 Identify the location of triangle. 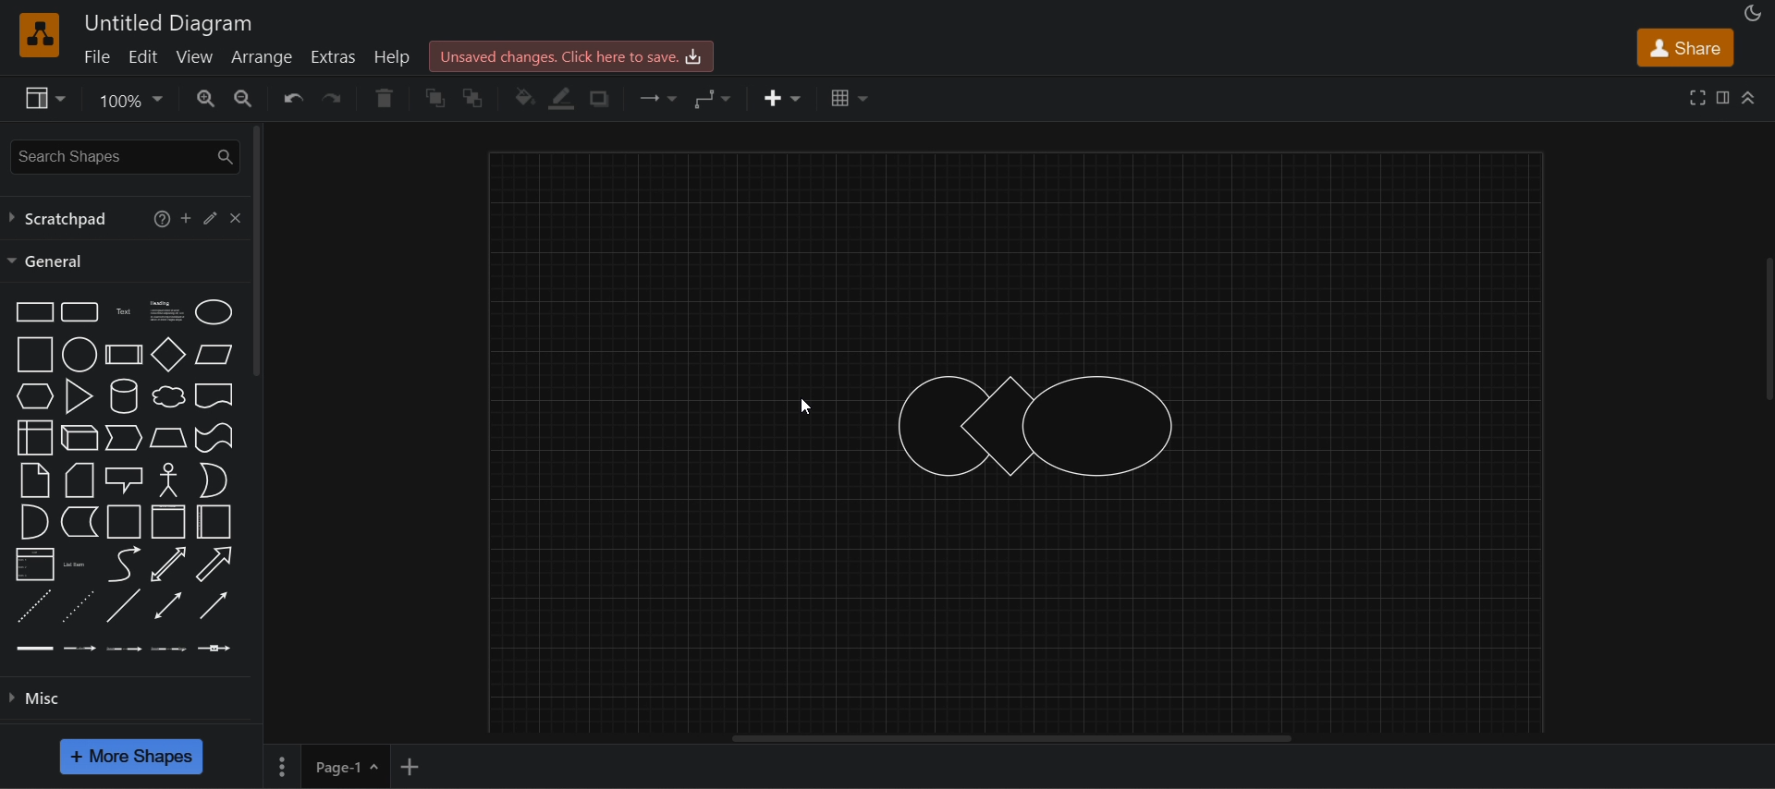
(77, 394).